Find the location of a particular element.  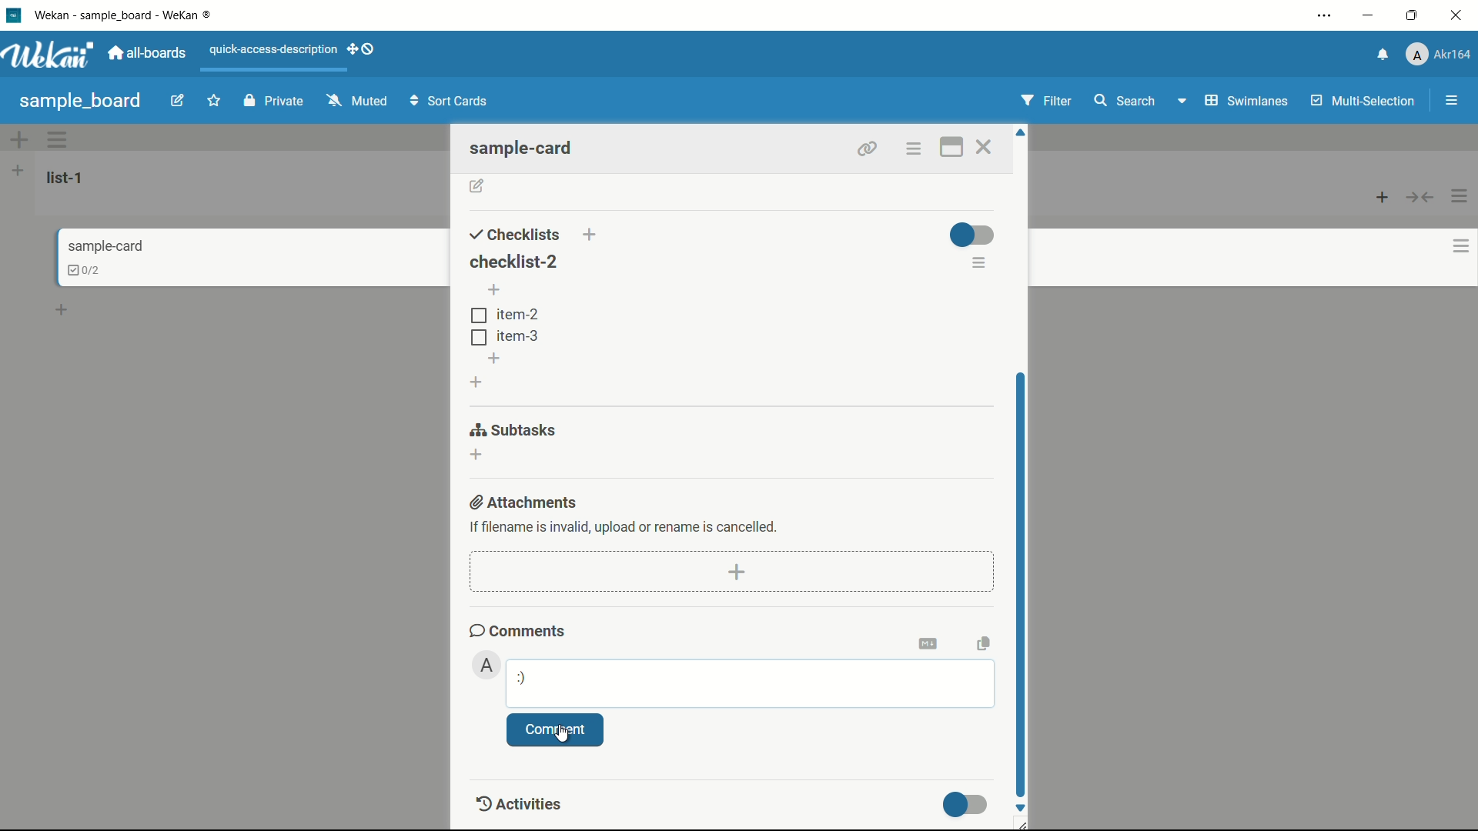

settings and more is located at coordinates (1324, 15).